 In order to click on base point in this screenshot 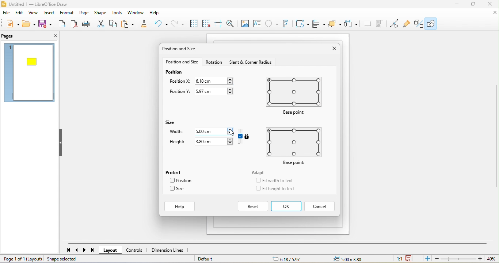, I will do `click(298, 95)`.